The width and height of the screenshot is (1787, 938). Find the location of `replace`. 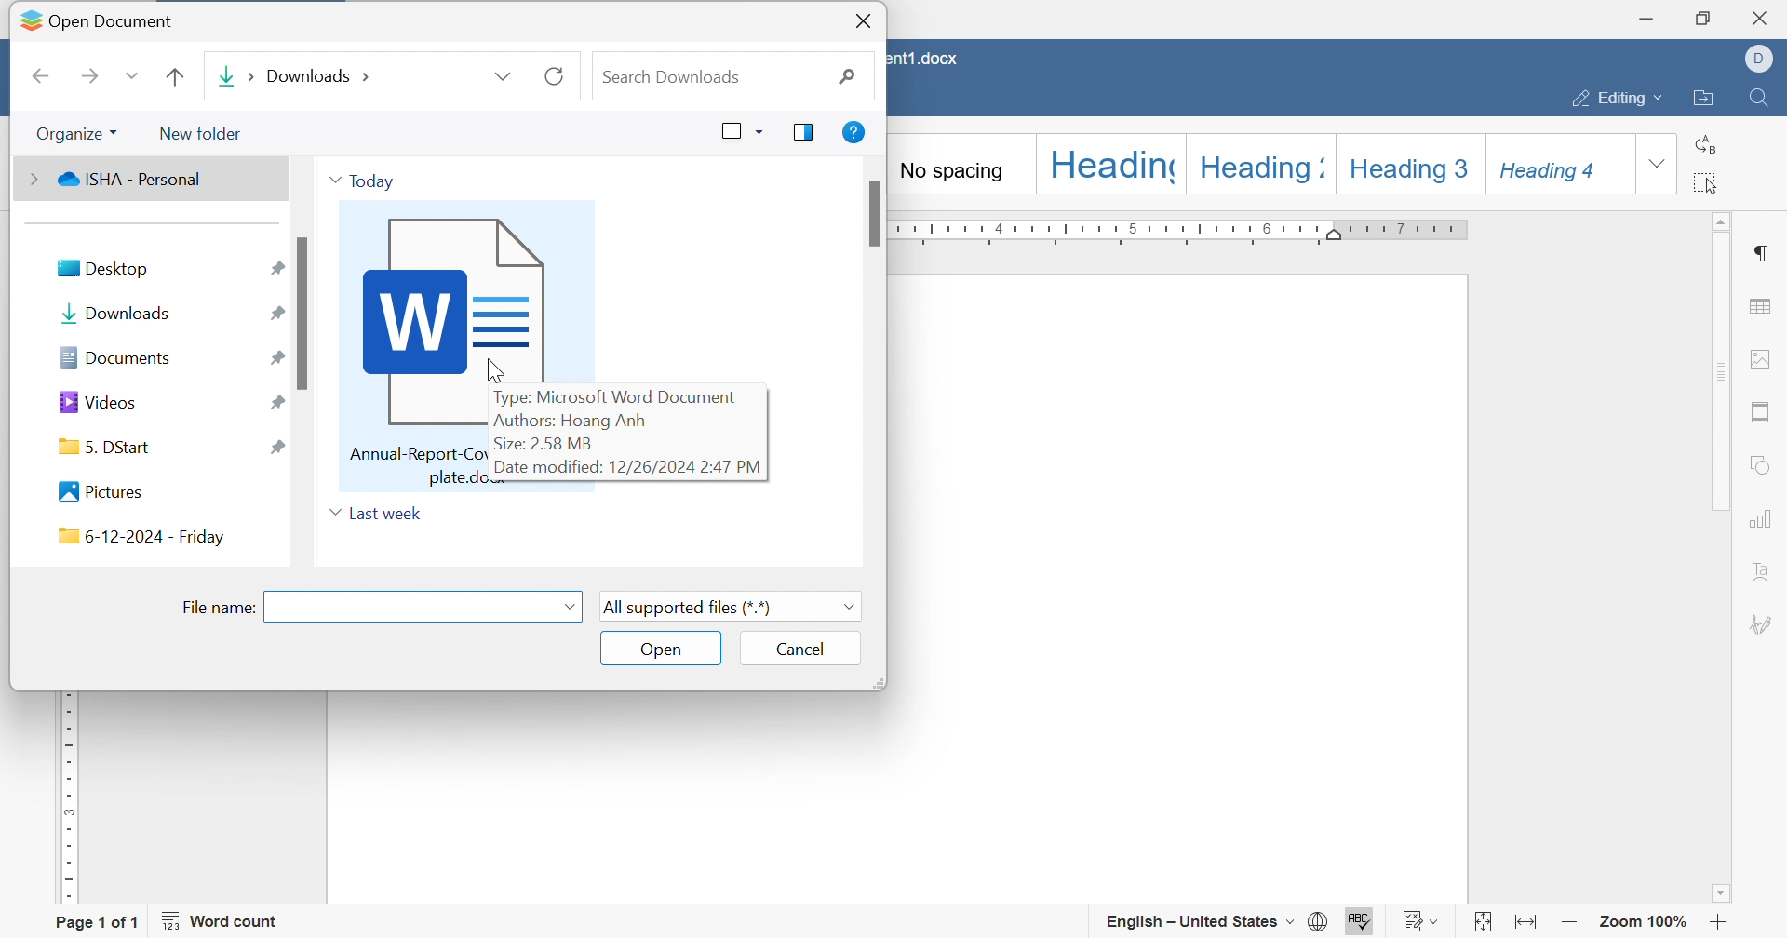

replace is located at coordinates (1708, 143).